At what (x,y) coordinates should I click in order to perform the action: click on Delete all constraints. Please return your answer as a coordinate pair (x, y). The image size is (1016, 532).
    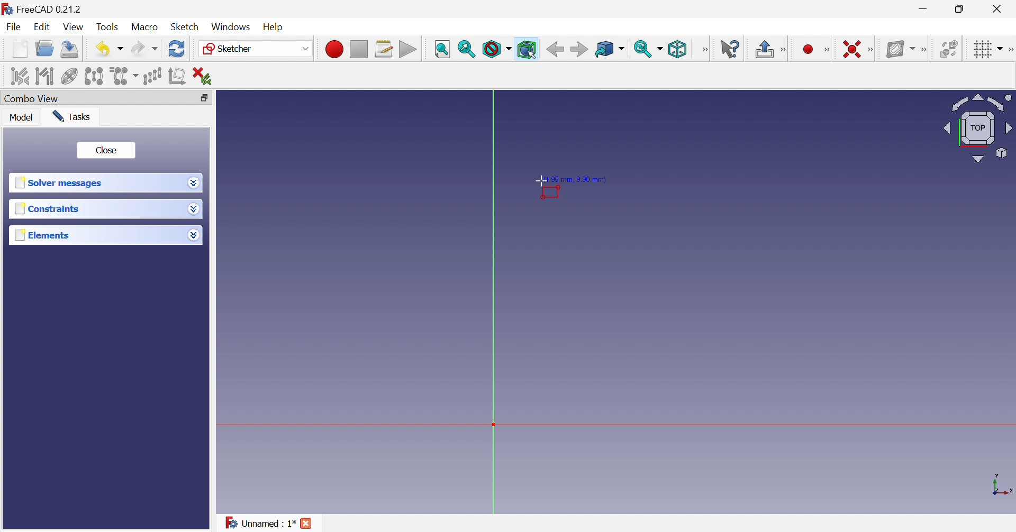
    Looking at the image, I should click on (202, 76).